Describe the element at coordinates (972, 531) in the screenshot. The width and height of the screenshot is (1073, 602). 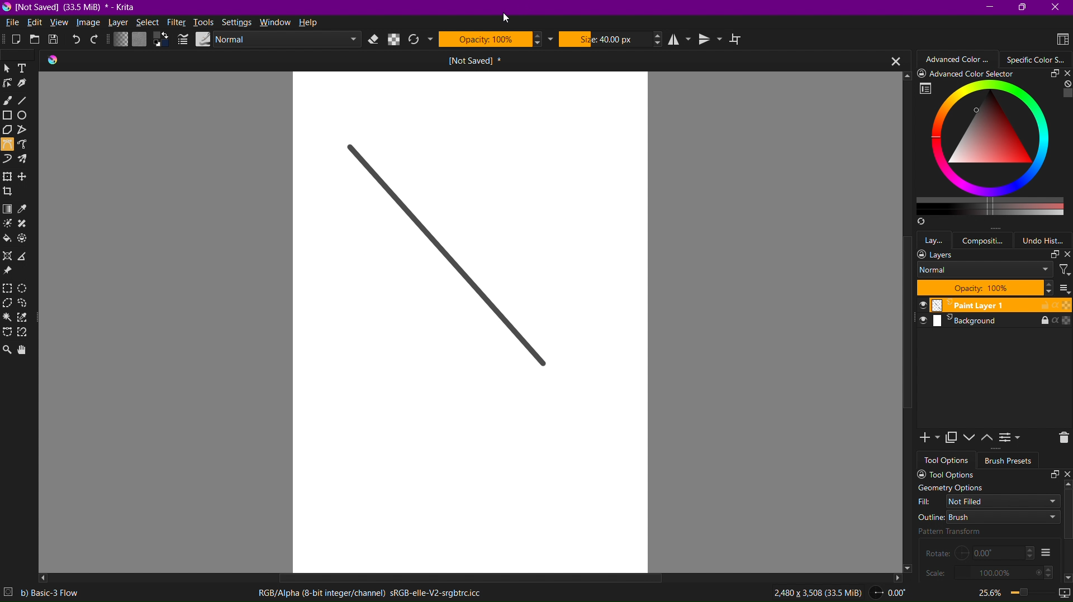
I see `Pattern Transform` at that location.